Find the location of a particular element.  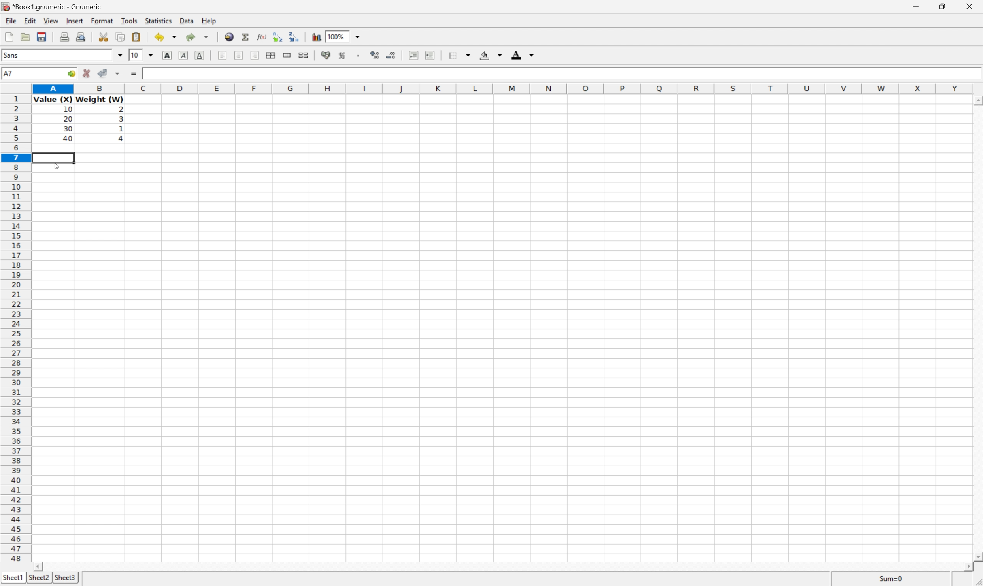

Sort the selected region in descending order based on the first column selected is located at coordinates (295, 37).